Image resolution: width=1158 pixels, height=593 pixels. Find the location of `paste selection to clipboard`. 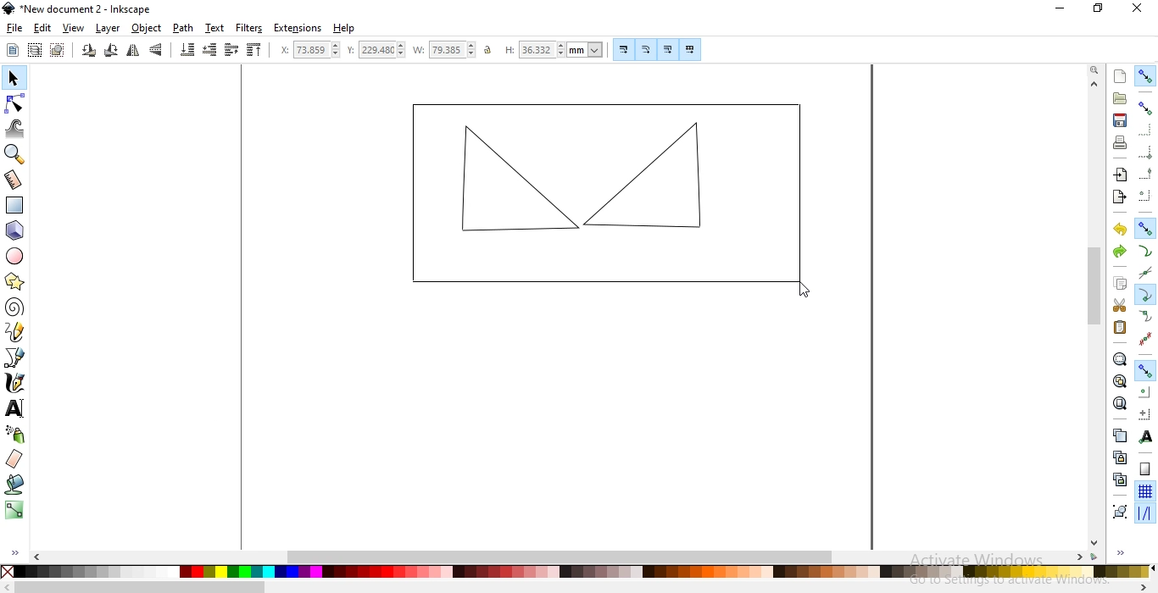

paste selection to clipboard is located at coordinates (1121, 327).